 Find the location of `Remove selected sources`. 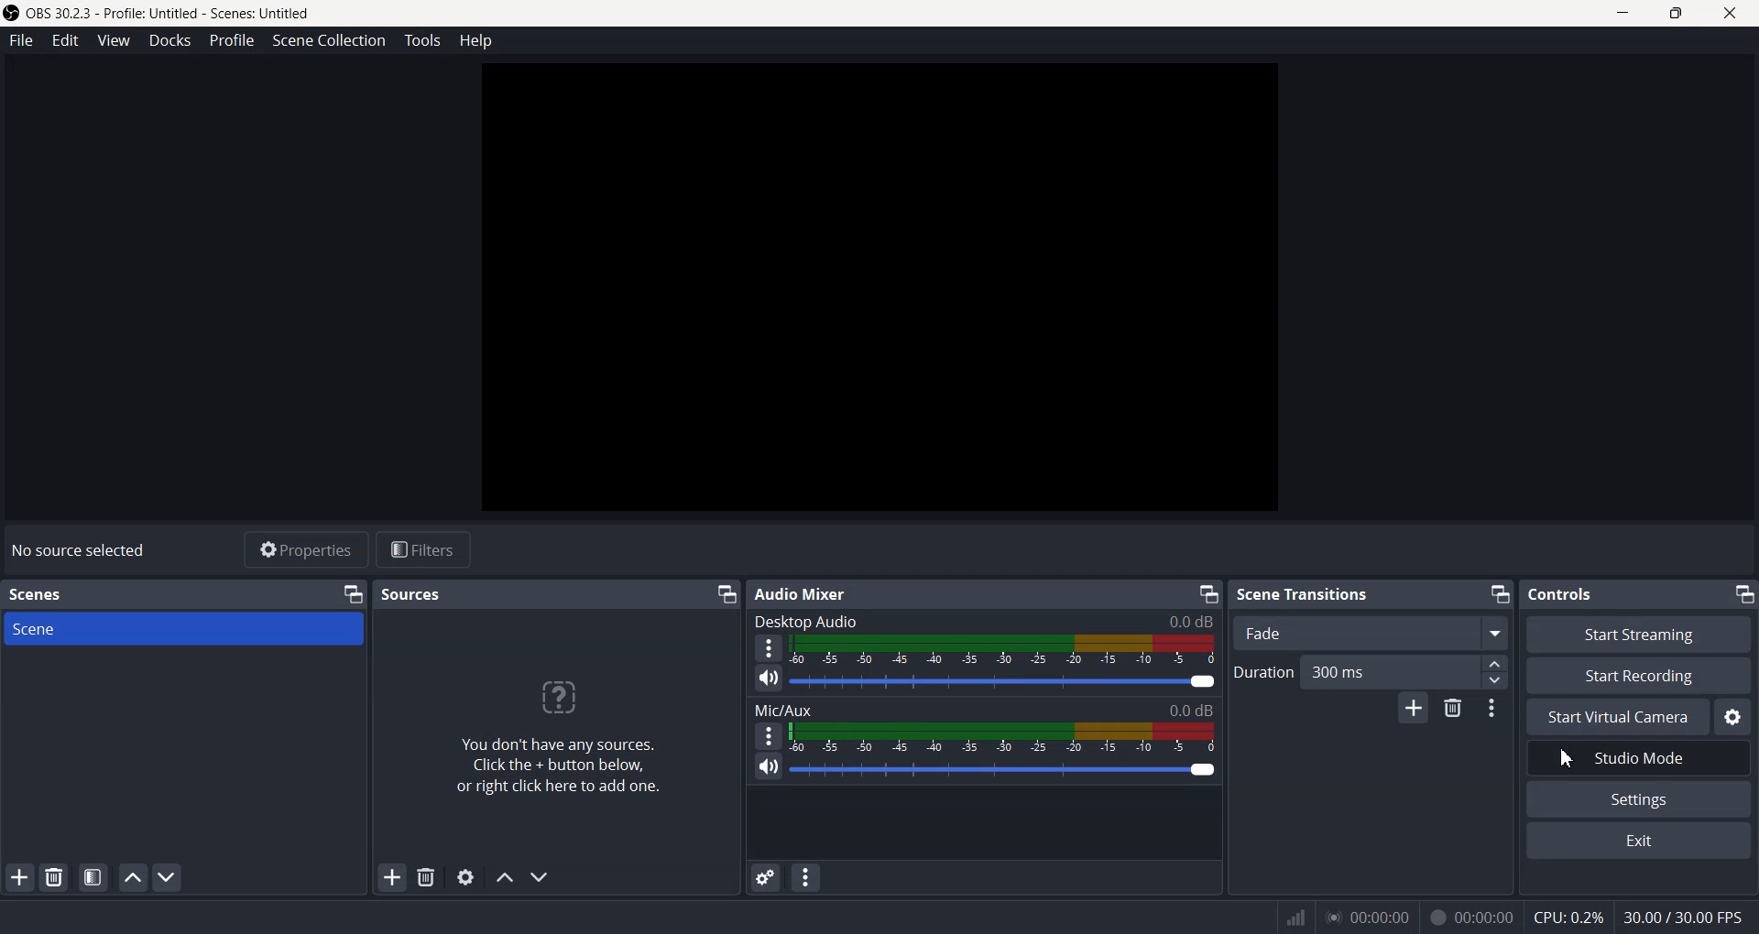

Remove selected sources is located at coordinates (428, 878).